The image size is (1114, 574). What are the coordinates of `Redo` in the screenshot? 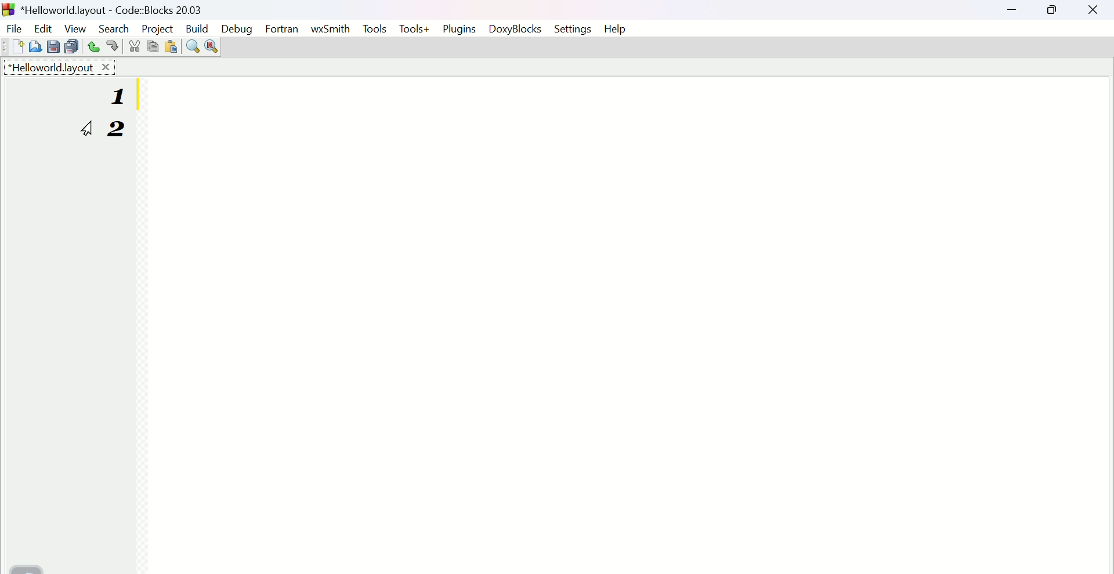 It's located at (110, 47).